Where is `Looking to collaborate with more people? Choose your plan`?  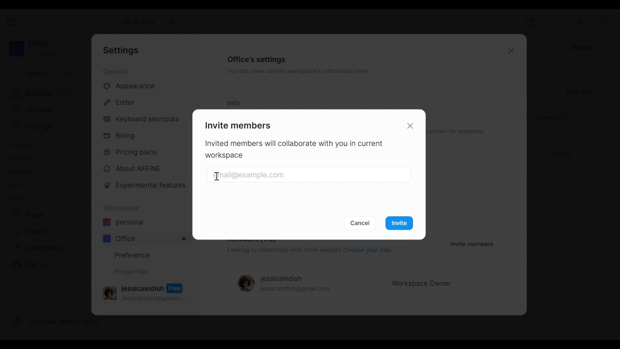 Looking to collaborate with more people? Choose your plan is located at coordinates (308, 251).